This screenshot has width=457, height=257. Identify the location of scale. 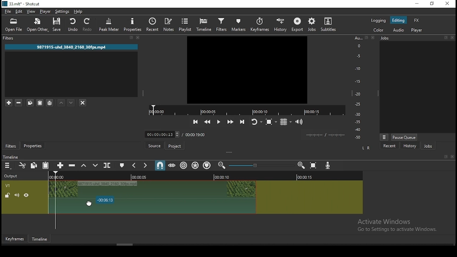
(358, 88).